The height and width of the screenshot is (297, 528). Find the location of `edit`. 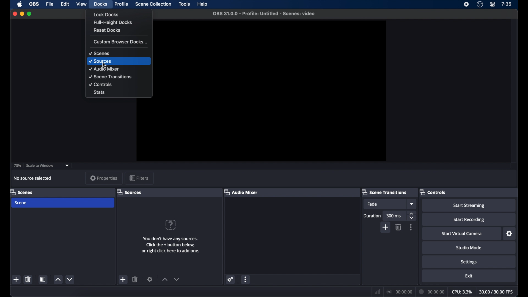

edit is located at coordinates (66, 4).